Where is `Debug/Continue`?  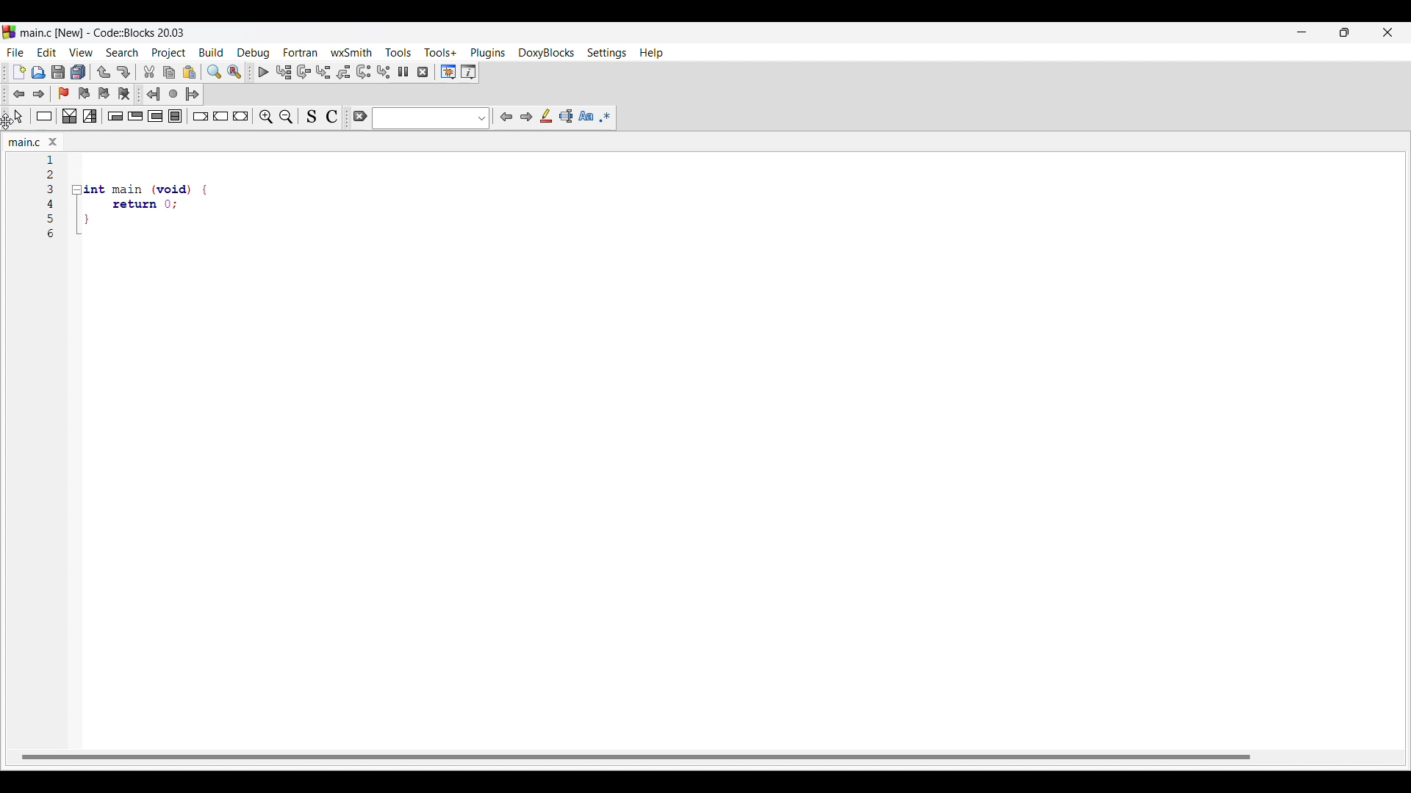
Debug/Continue is located at coordinates (264, 72).